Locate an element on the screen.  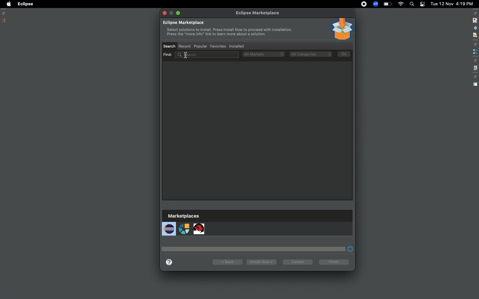
perspective is located at coordinates (475, 84).